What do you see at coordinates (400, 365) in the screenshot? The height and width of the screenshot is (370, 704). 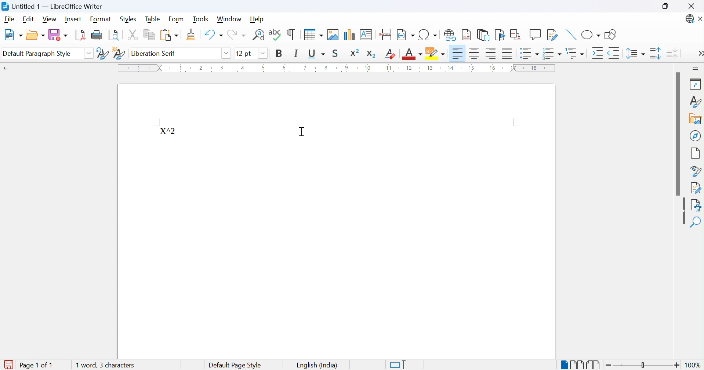 I see `Standard selection. Click to change selection mode.` at bounding box center [400, 365].